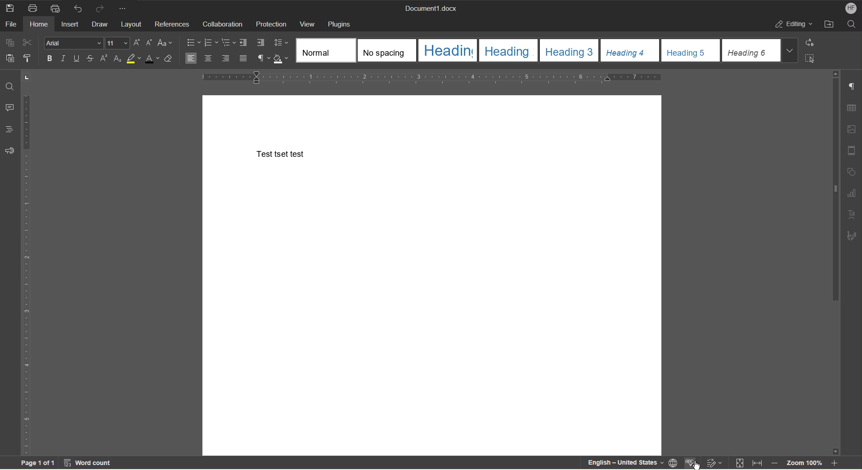 The width and height of the screenshot is (862, 470). Describe the element at coordinates (430, 7) in the screenshot. I see `Document Name` at that location.